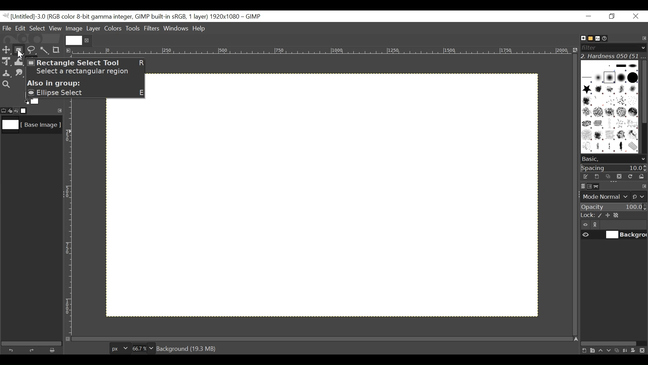  What do you see at coordinates (93, 28) in the screenshot?
I see `Layer` at bounding box center [93, 28].